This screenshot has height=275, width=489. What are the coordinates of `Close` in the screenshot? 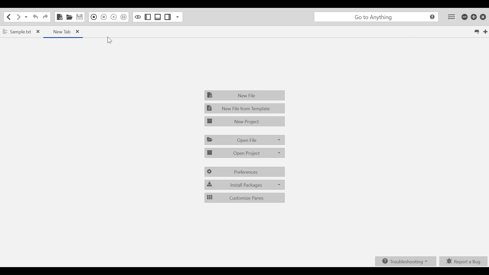 It's located at (77, 31).